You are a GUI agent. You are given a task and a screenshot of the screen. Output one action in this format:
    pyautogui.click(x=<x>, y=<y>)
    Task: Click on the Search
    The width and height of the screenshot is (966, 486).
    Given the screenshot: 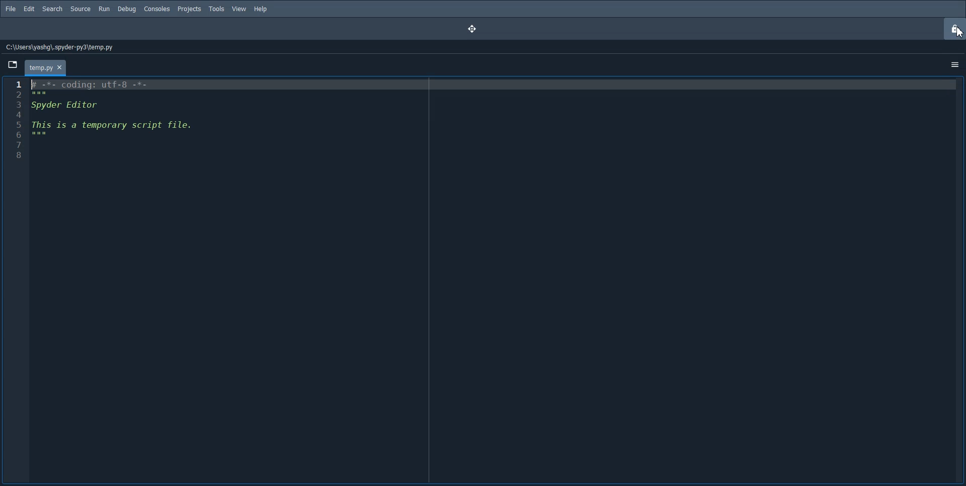 What is the action you would take?
    pyautogui.click(x=52, y=9)
    